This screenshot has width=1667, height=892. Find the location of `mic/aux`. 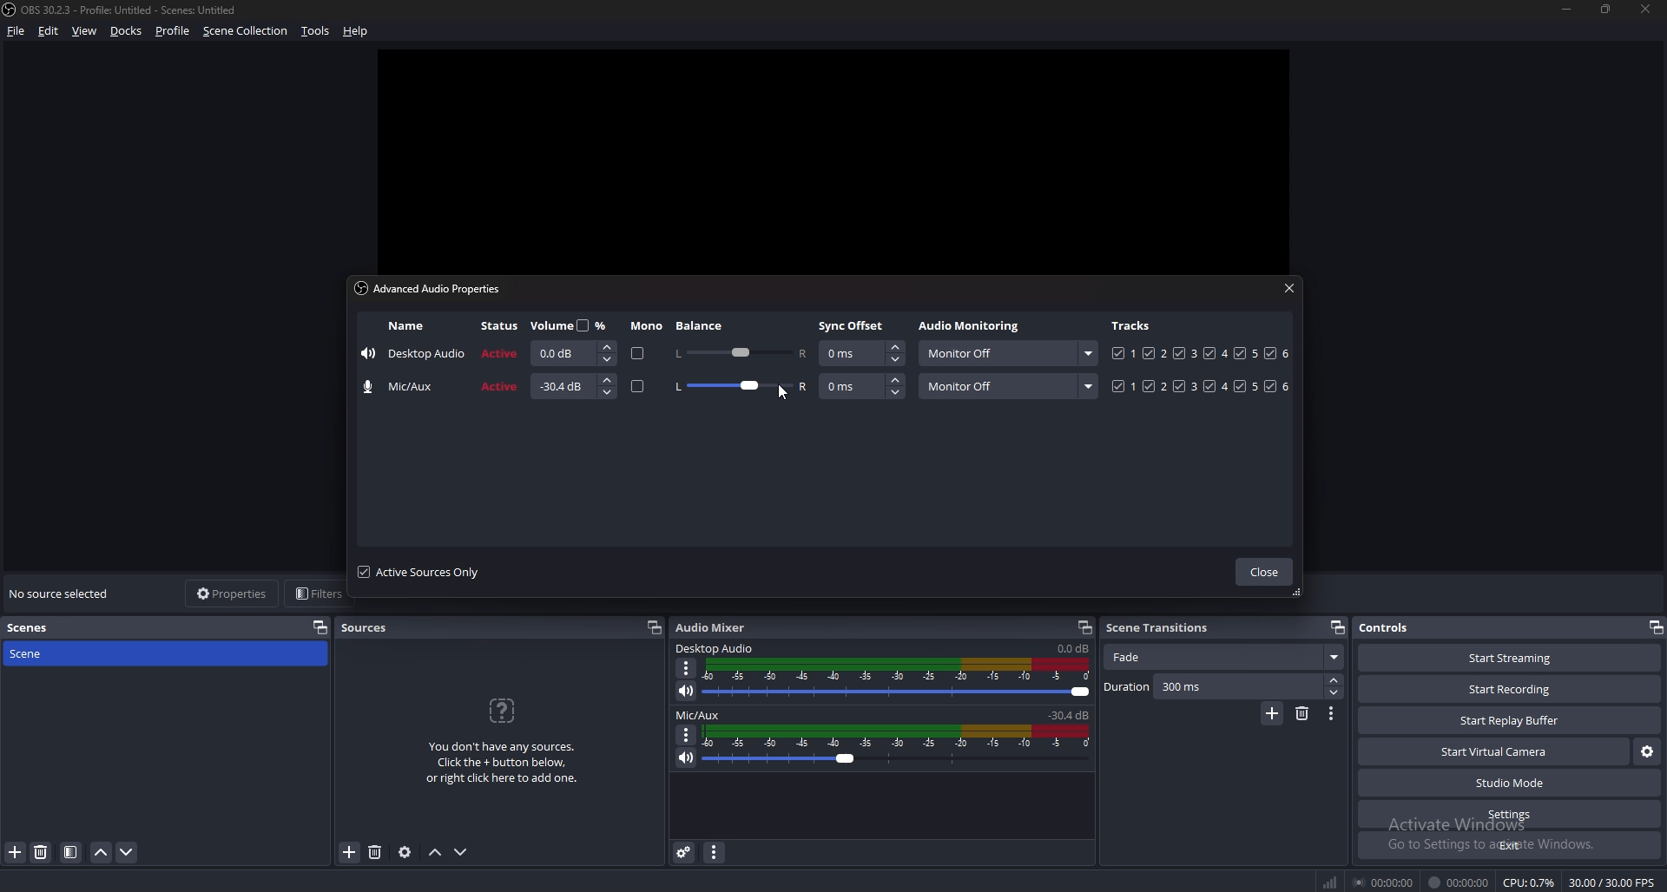

mic/aux is located at coordinates (702, 714).